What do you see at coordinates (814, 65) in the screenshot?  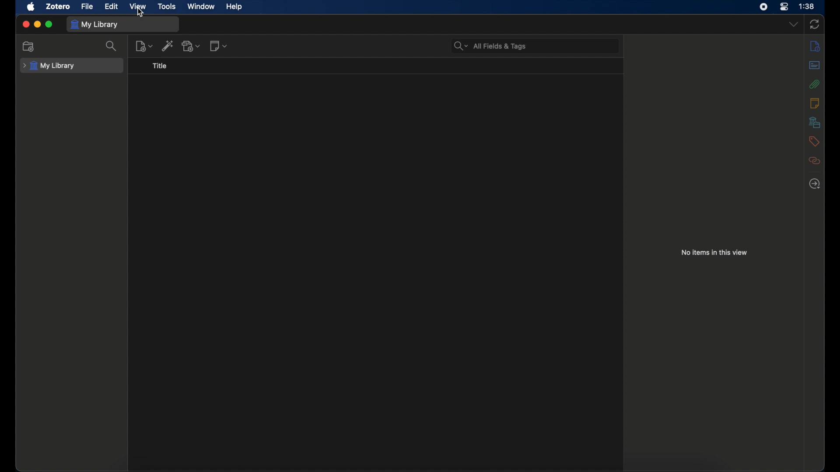 I see `abstracts` at bounding box center [814, 65].